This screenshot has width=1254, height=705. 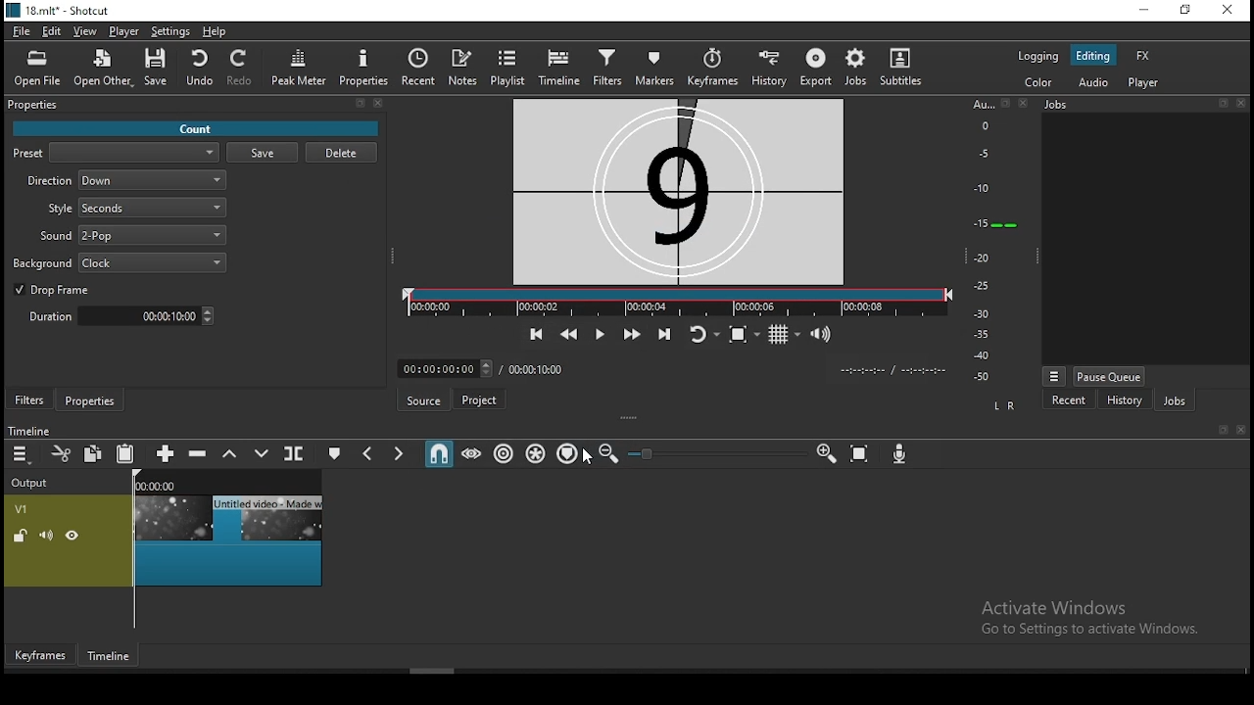 What do you see at coordinates (605, 69) in the screenshot?
I see `filters` at bounding box center [605, 69].